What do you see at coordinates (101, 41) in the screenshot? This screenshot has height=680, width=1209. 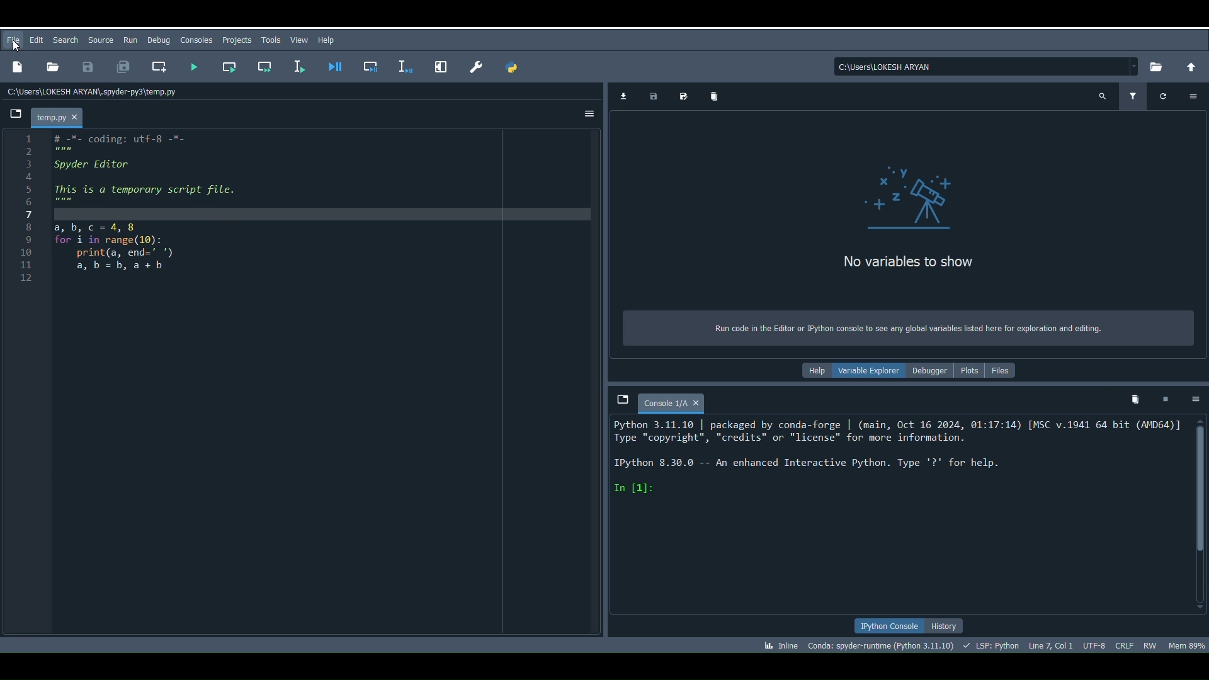 I see `Search` at bounding box center [101, 41].